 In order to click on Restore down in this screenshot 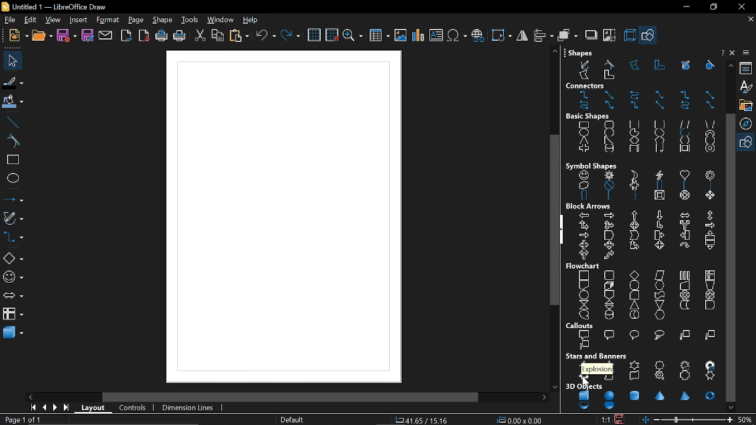, I will do `click(712, 8)`.